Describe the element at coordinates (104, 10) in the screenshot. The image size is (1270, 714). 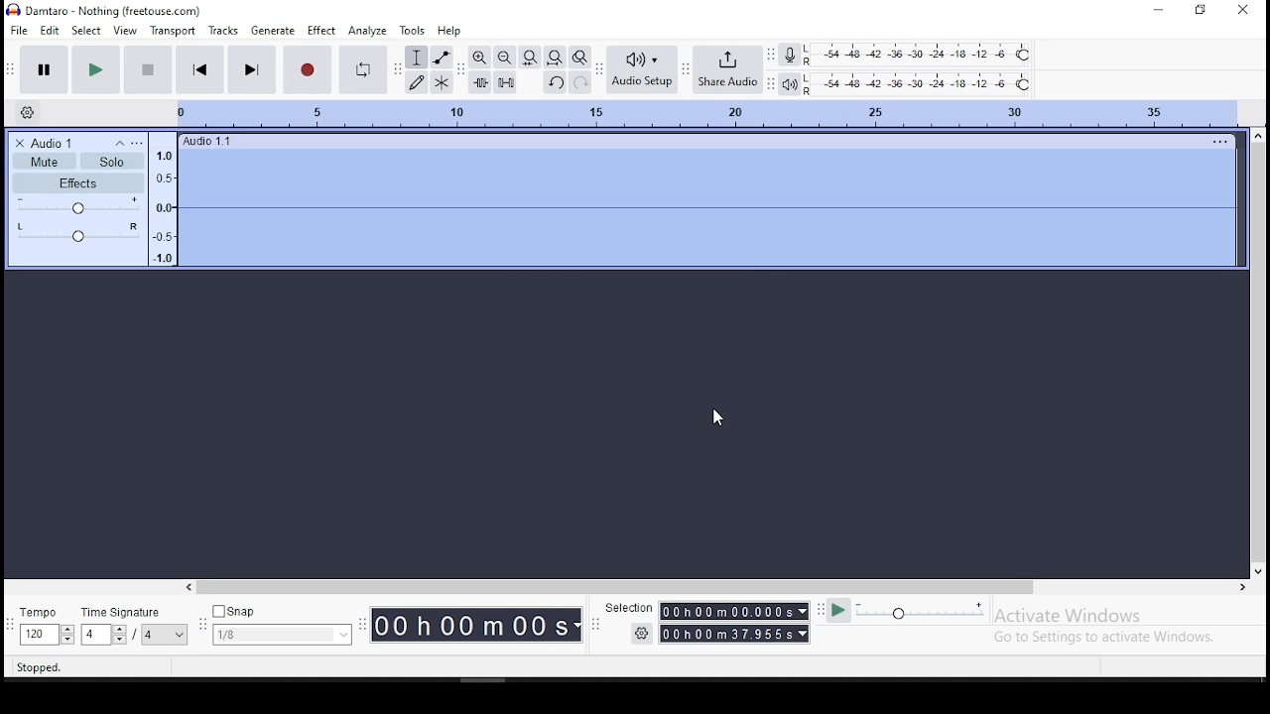
I see `icon and file name` at that location.